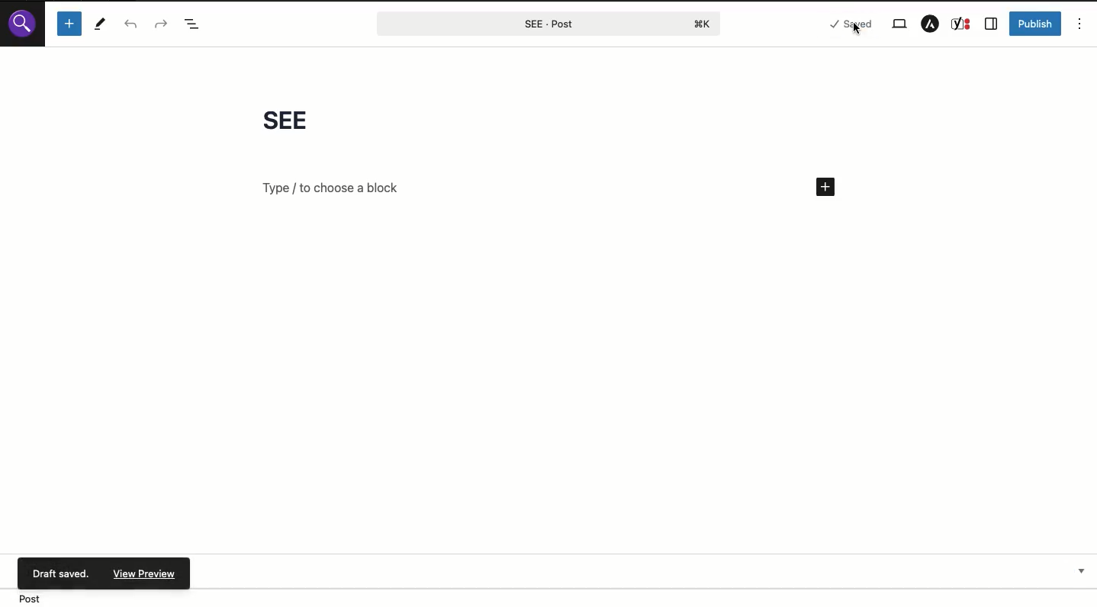 The image size is (1097, 607). I want to click on Draft saved, so click(63, 572).